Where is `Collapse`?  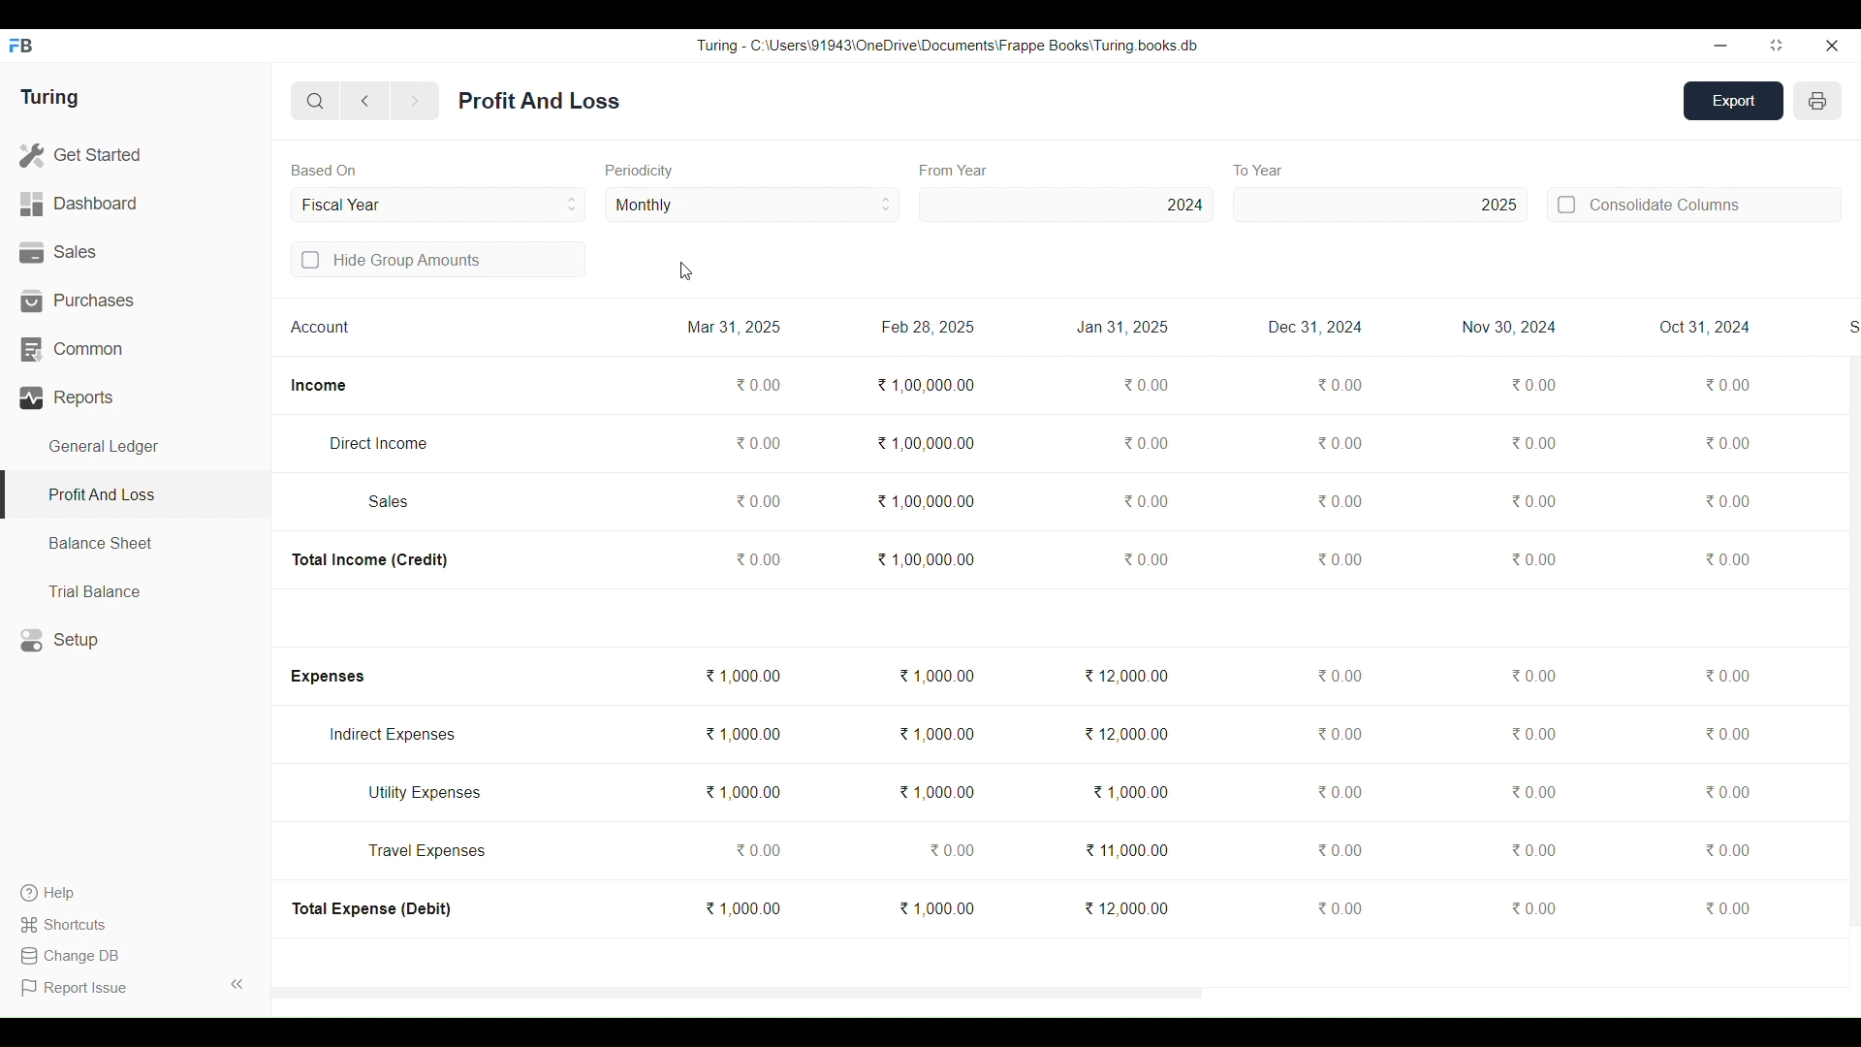
Collapse is located at coordinates (237, 984).